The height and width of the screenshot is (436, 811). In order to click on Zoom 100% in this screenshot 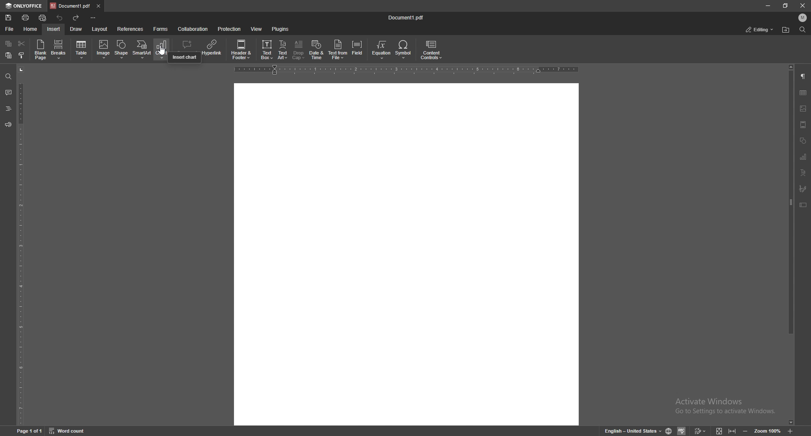, I will do `click(770, 431)`.